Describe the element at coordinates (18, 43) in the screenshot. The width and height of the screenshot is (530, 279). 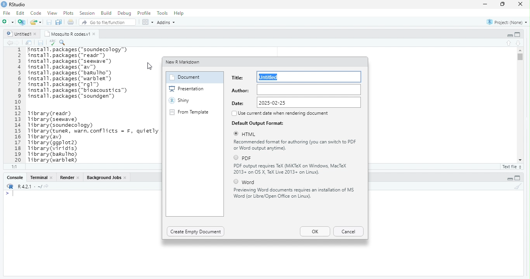
I see `Forward ` at that location.